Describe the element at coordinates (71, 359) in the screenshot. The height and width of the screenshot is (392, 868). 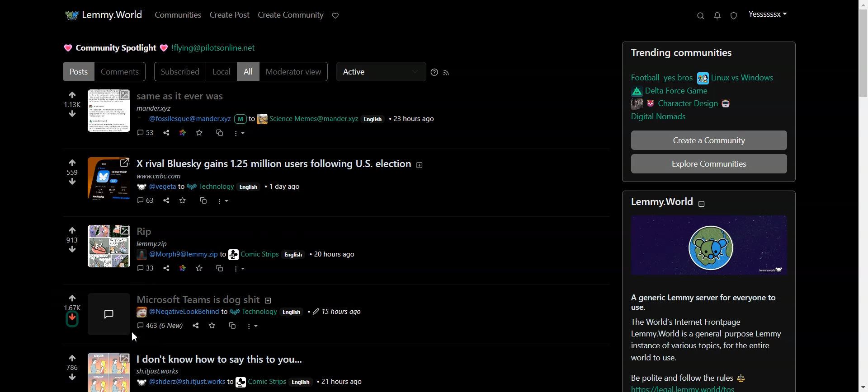
I see `up` at that location.